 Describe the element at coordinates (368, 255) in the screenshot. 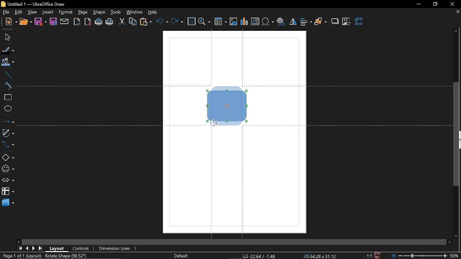

I see `scaling factor` at that location.